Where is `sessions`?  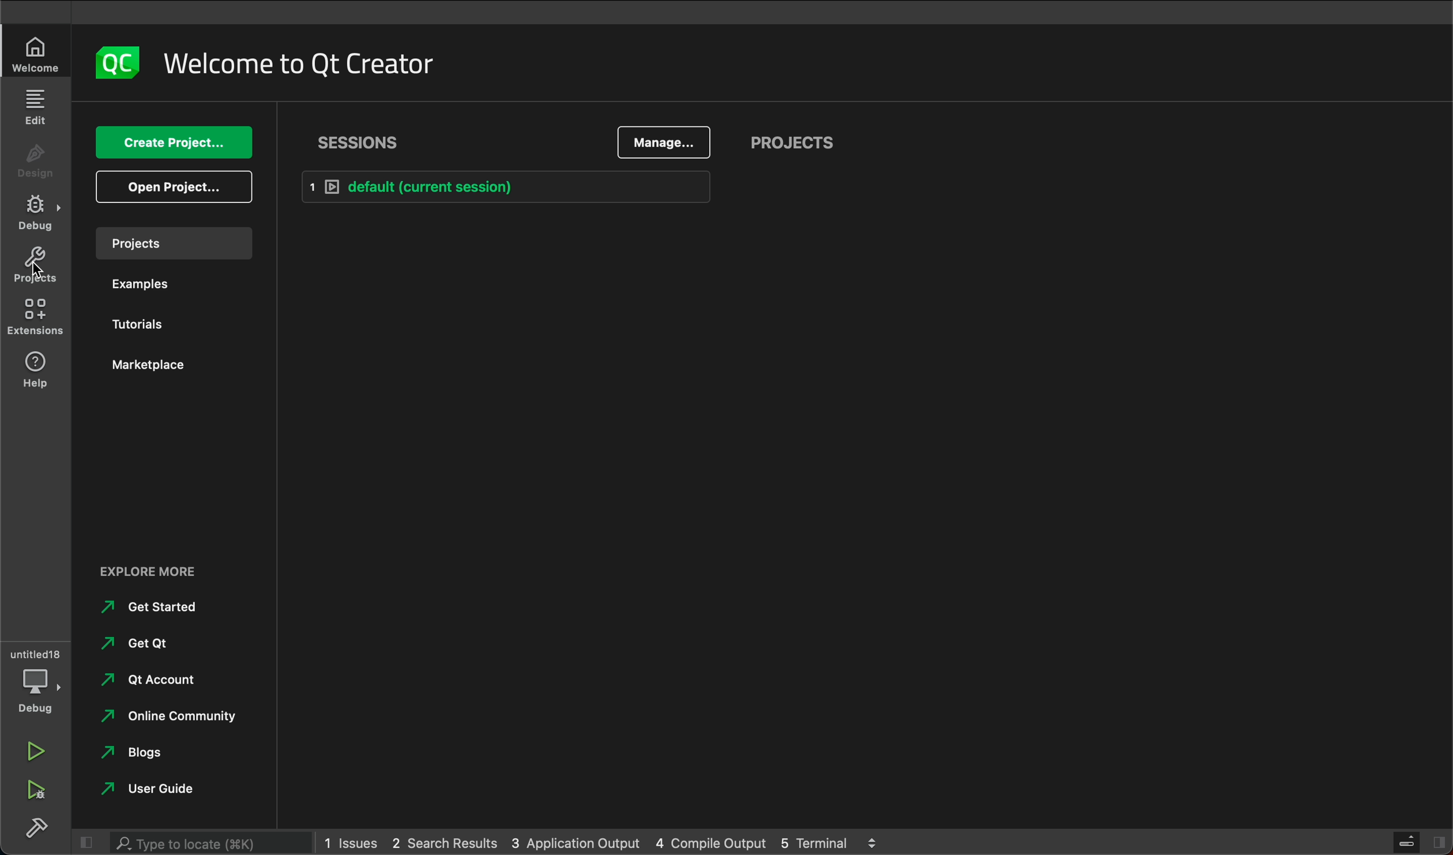
sessions is located at coordinates (364, 144).